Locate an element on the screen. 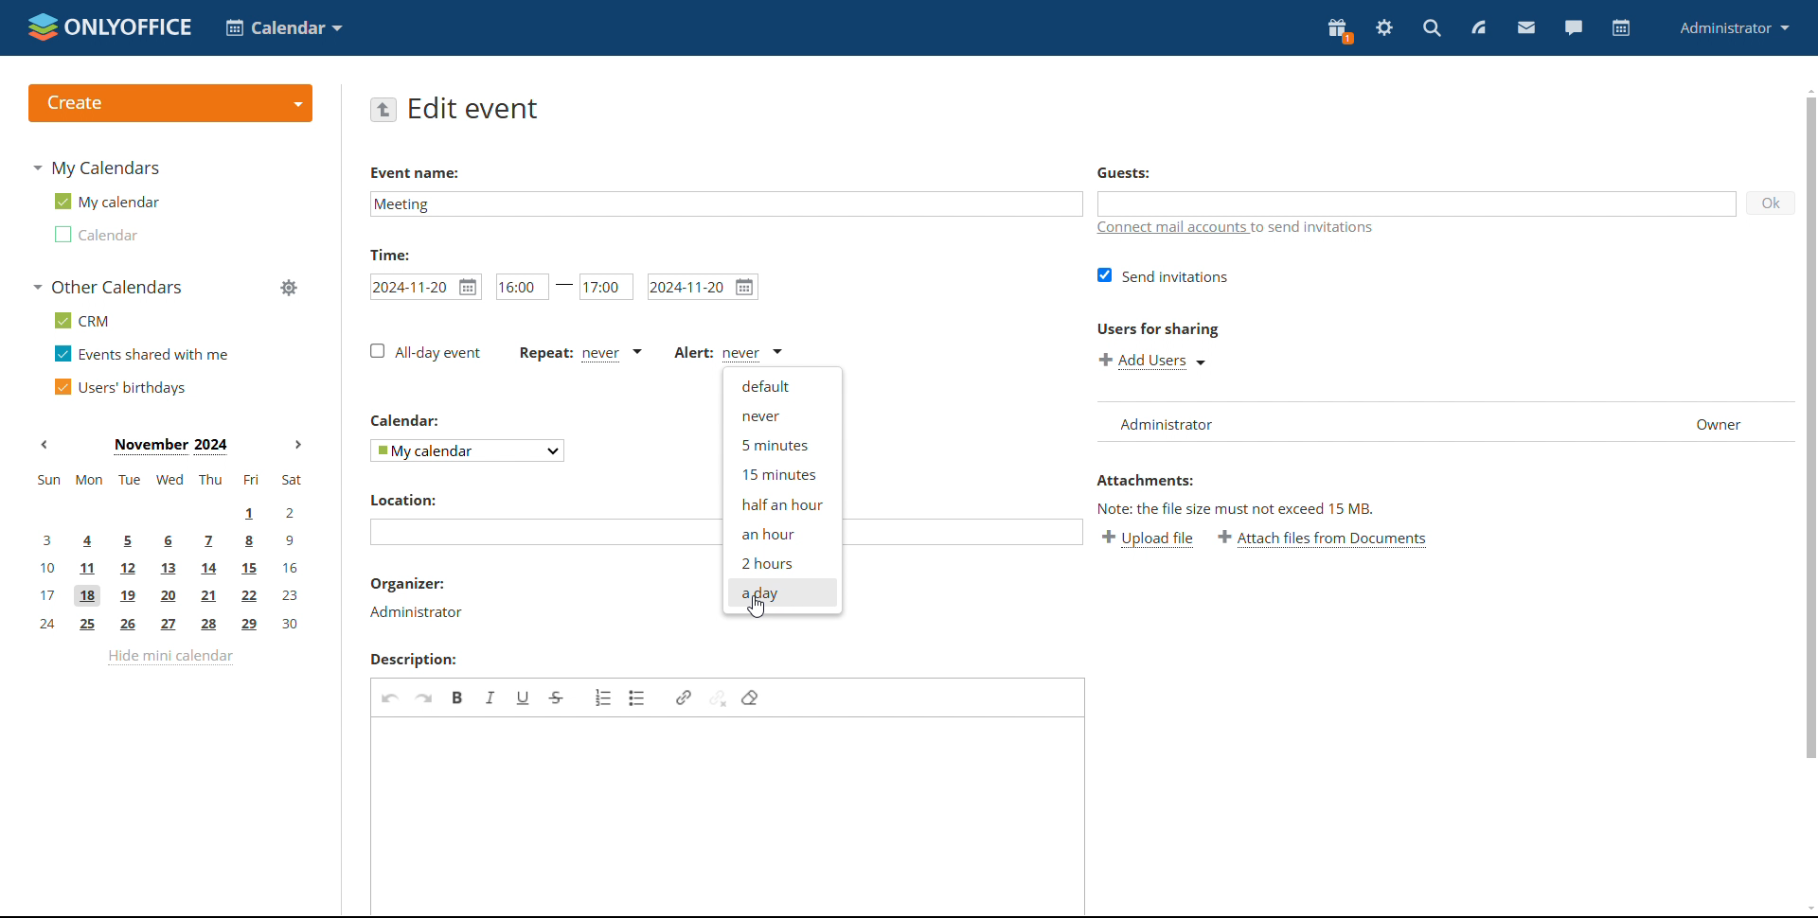 This screenshot has height=918, width=1818. feed is located at coordinates (1482, 28).